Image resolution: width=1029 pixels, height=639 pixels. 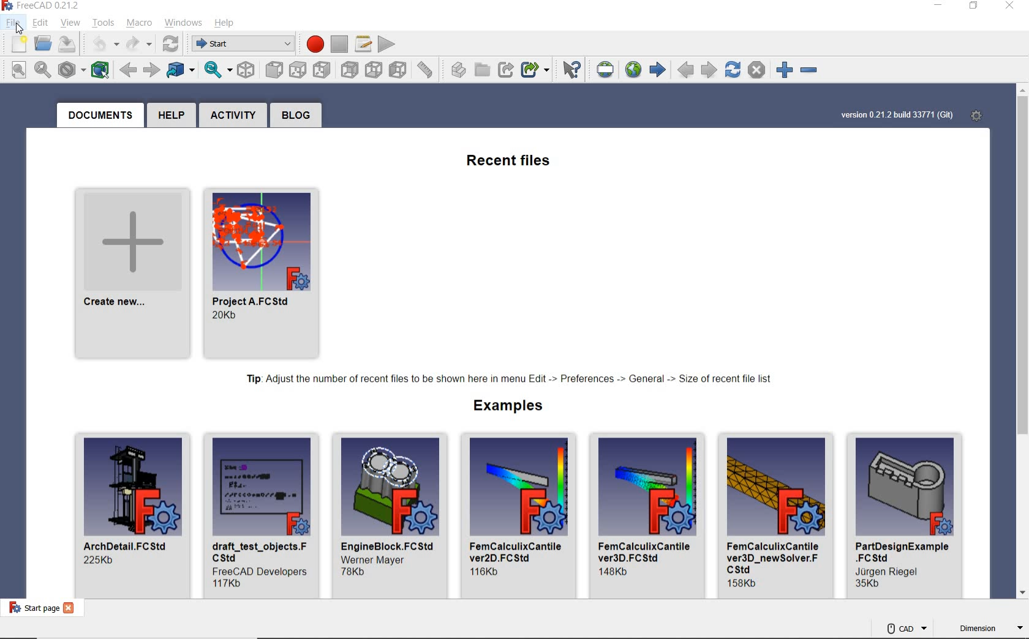 What do you see at coordinates (217, 70) in the screenshot?
I see `SYNC VIEW` at bounding box center [217, 70].